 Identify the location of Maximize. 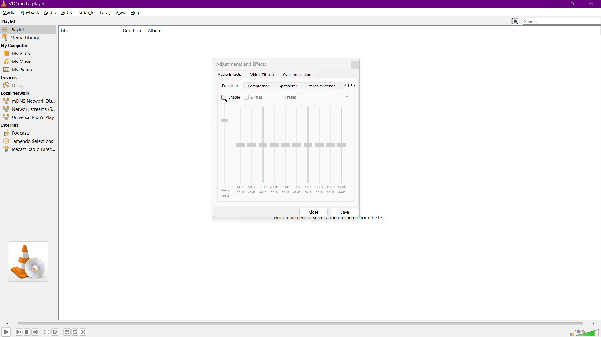
(47, 332).